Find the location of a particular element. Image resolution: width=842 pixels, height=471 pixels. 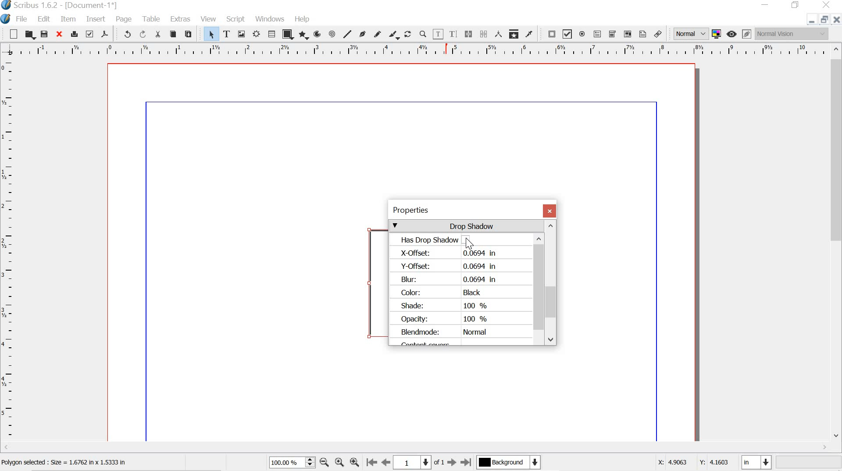

open is located at coordinates (30, 35).